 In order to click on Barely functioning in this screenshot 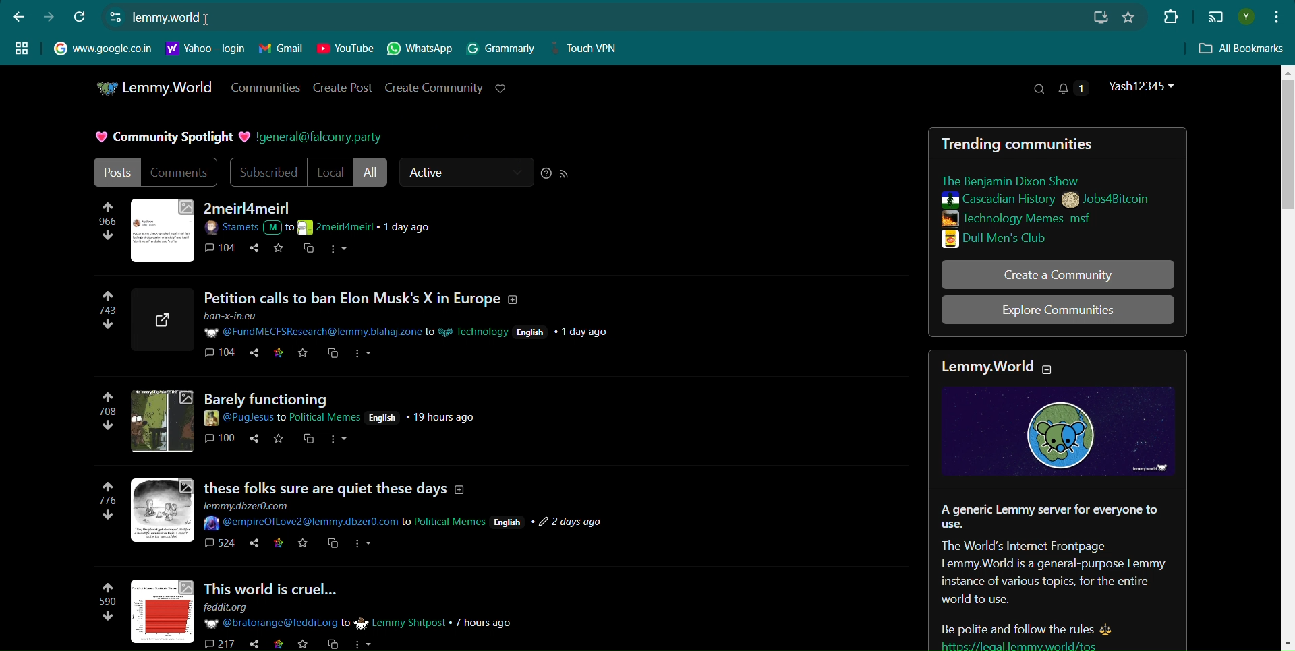, I will do `click(289, 396)`.